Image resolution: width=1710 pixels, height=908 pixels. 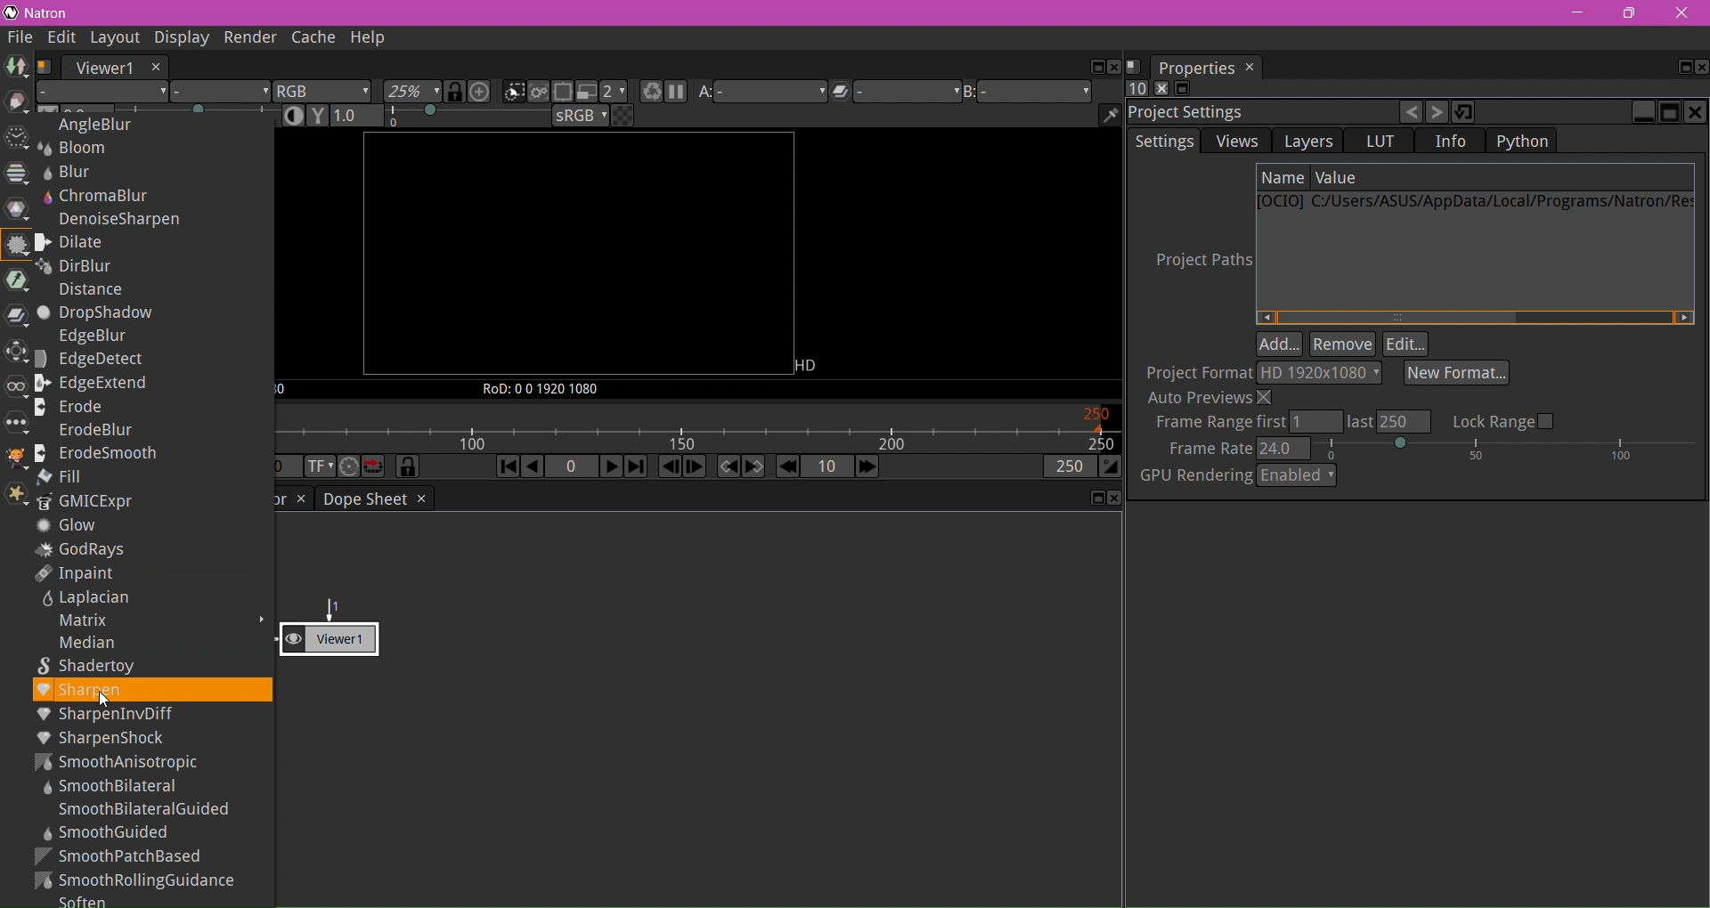 I want to click on Float pane, so click(x=1093, y=499).